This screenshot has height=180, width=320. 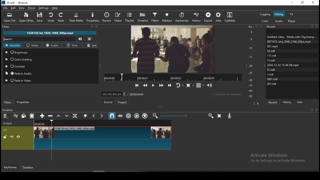 I want to click on scrub while dragging, so click(x=121, y=116).